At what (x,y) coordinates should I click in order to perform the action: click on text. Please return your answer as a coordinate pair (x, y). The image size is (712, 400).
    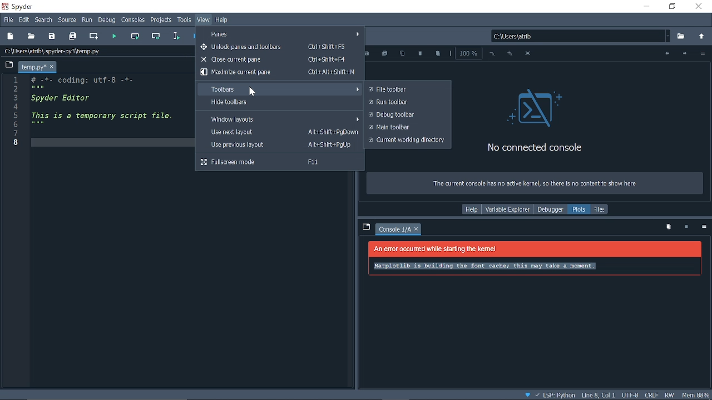
    Looking at the image, I should click on (534, 183).